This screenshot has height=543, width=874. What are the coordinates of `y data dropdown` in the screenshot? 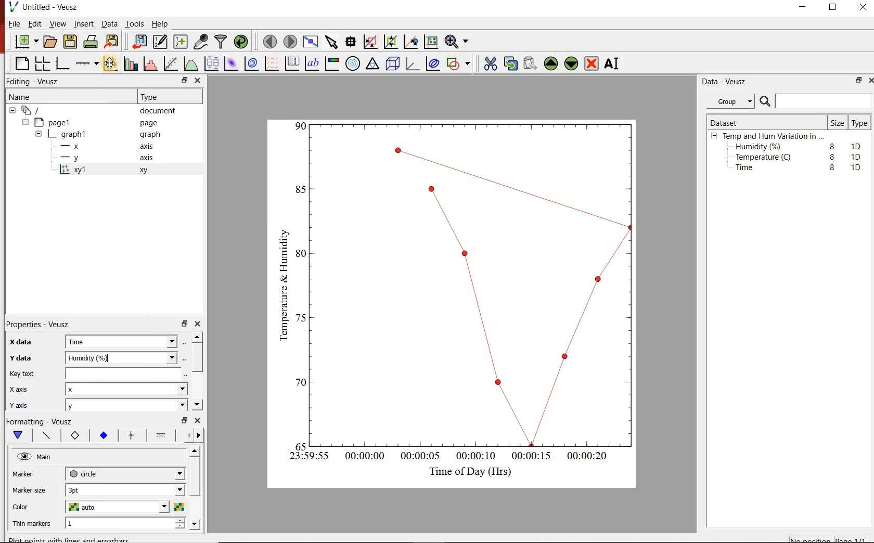 It's located at (156, 358).